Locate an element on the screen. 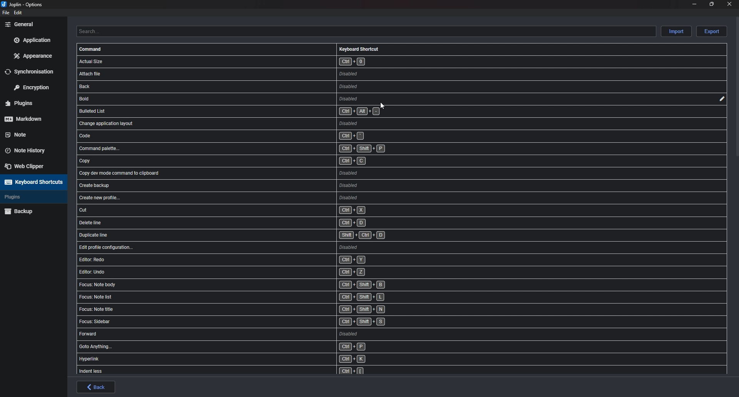  shortcut is located at coordinates (259, 159).